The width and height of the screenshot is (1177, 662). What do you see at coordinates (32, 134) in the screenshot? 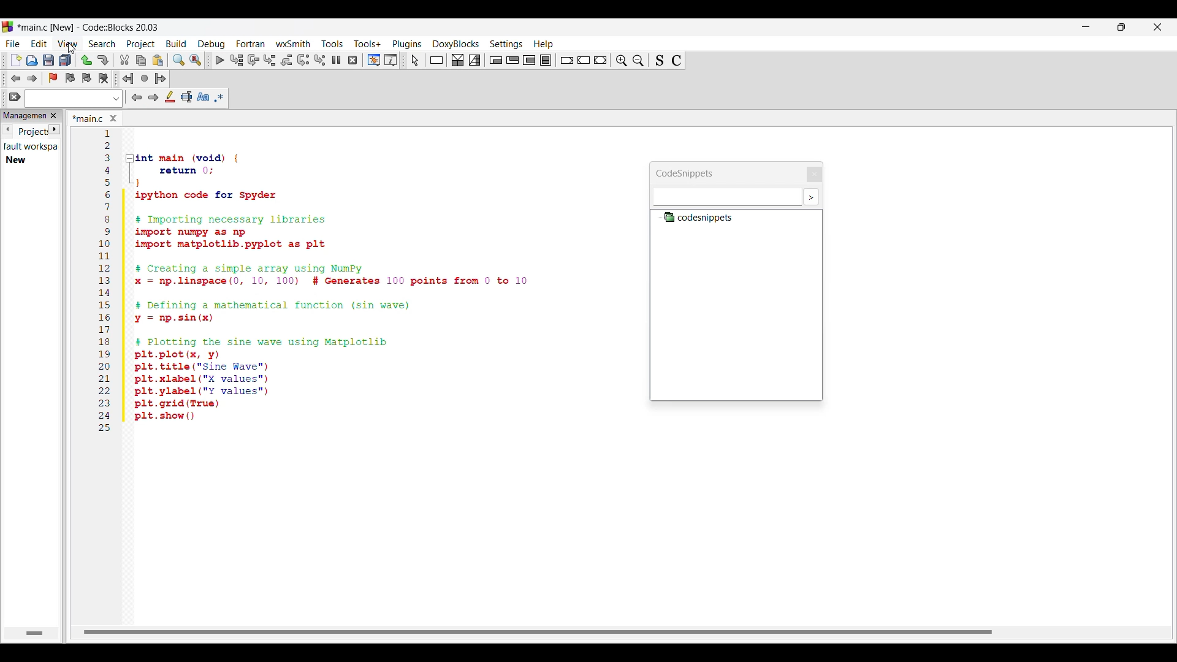
I see `Current tab` at bounding box center [32, 134].